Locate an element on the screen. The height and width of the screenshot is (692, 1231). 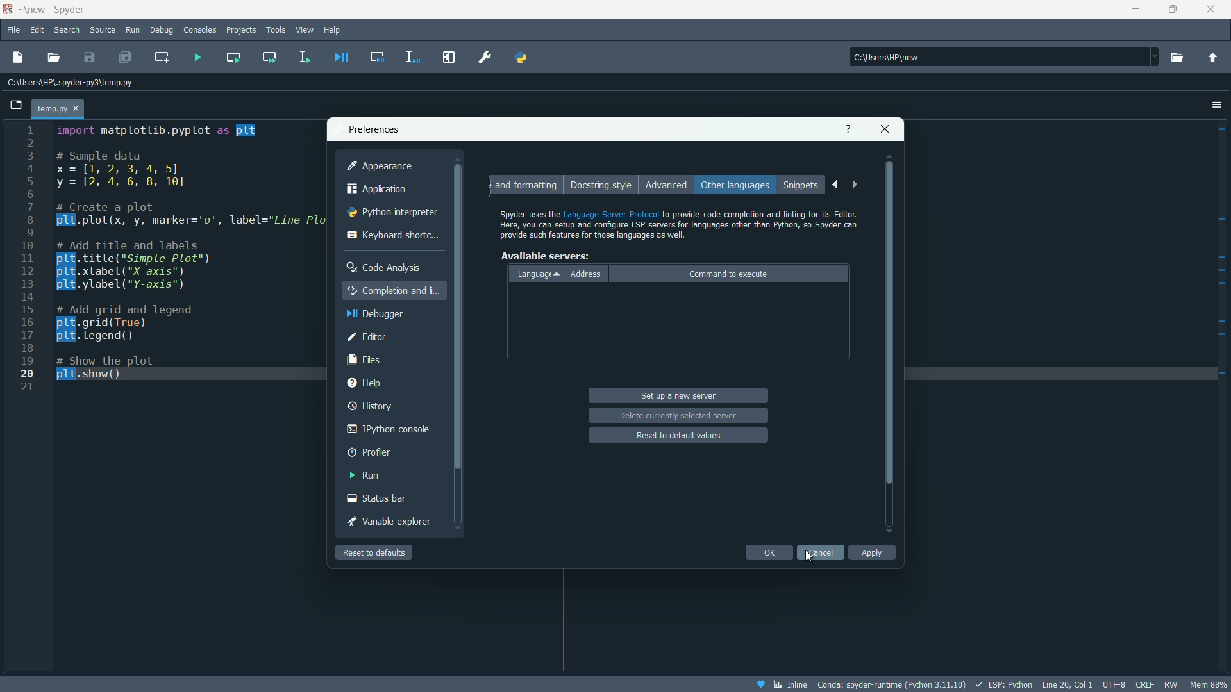
maximize current pane is located at coordinates (449, 57).